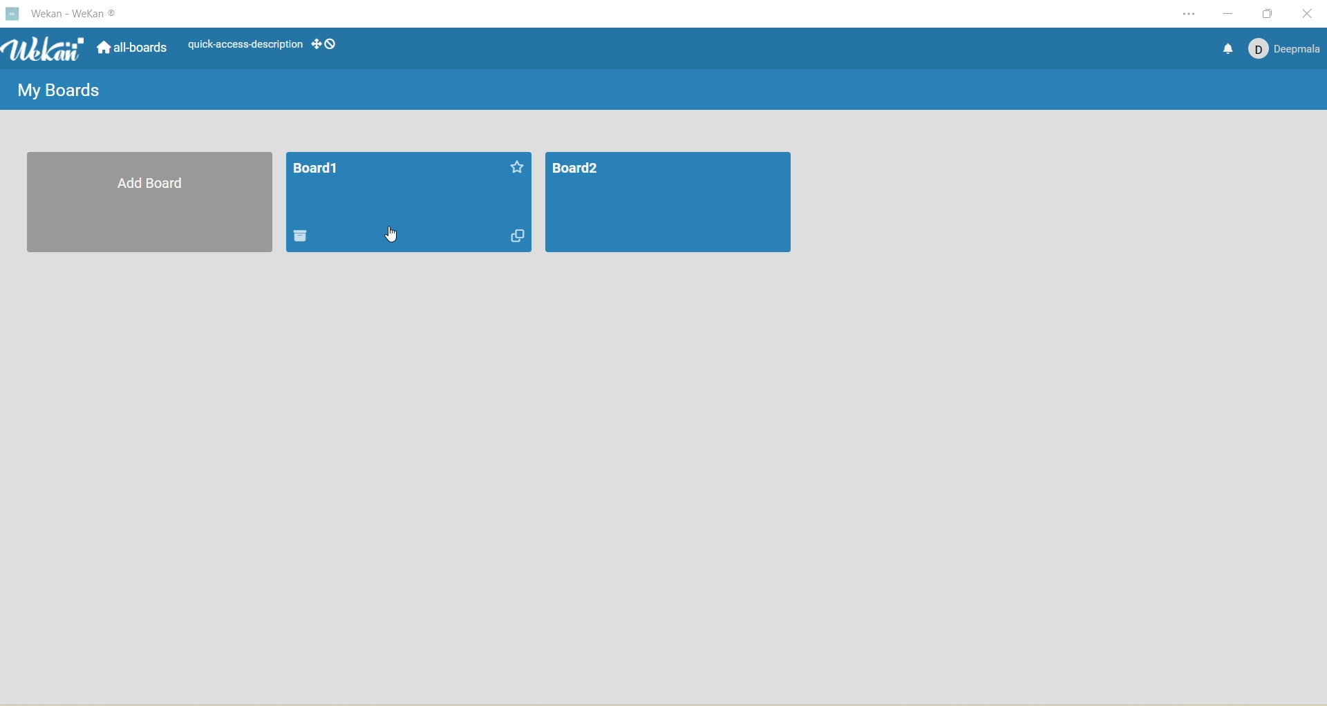 This screenshot has width=1327, height=706. What do you see at coordinates (516, 166) in the screenshot?
I see `favorite` at bounding box center [516, 166].